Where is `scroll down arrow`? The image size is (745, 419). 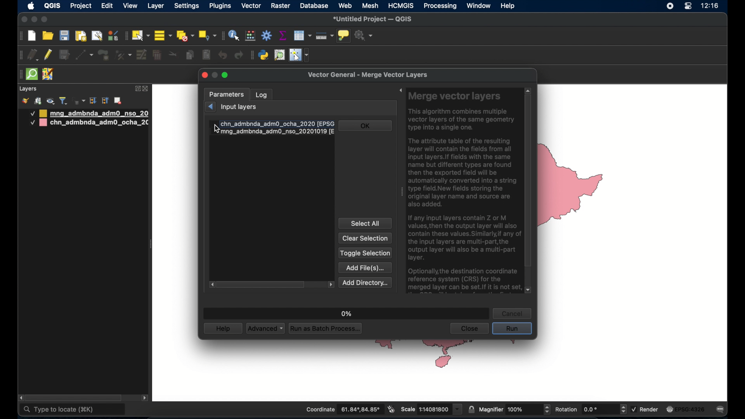
scroll down arrow is located at coordinates (529, 291).